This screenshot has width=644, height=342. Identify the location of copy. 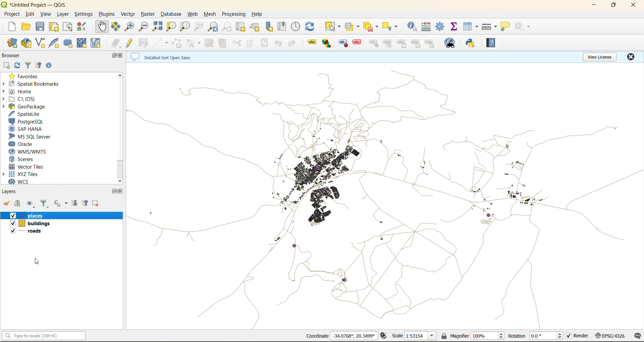
(251, 43).